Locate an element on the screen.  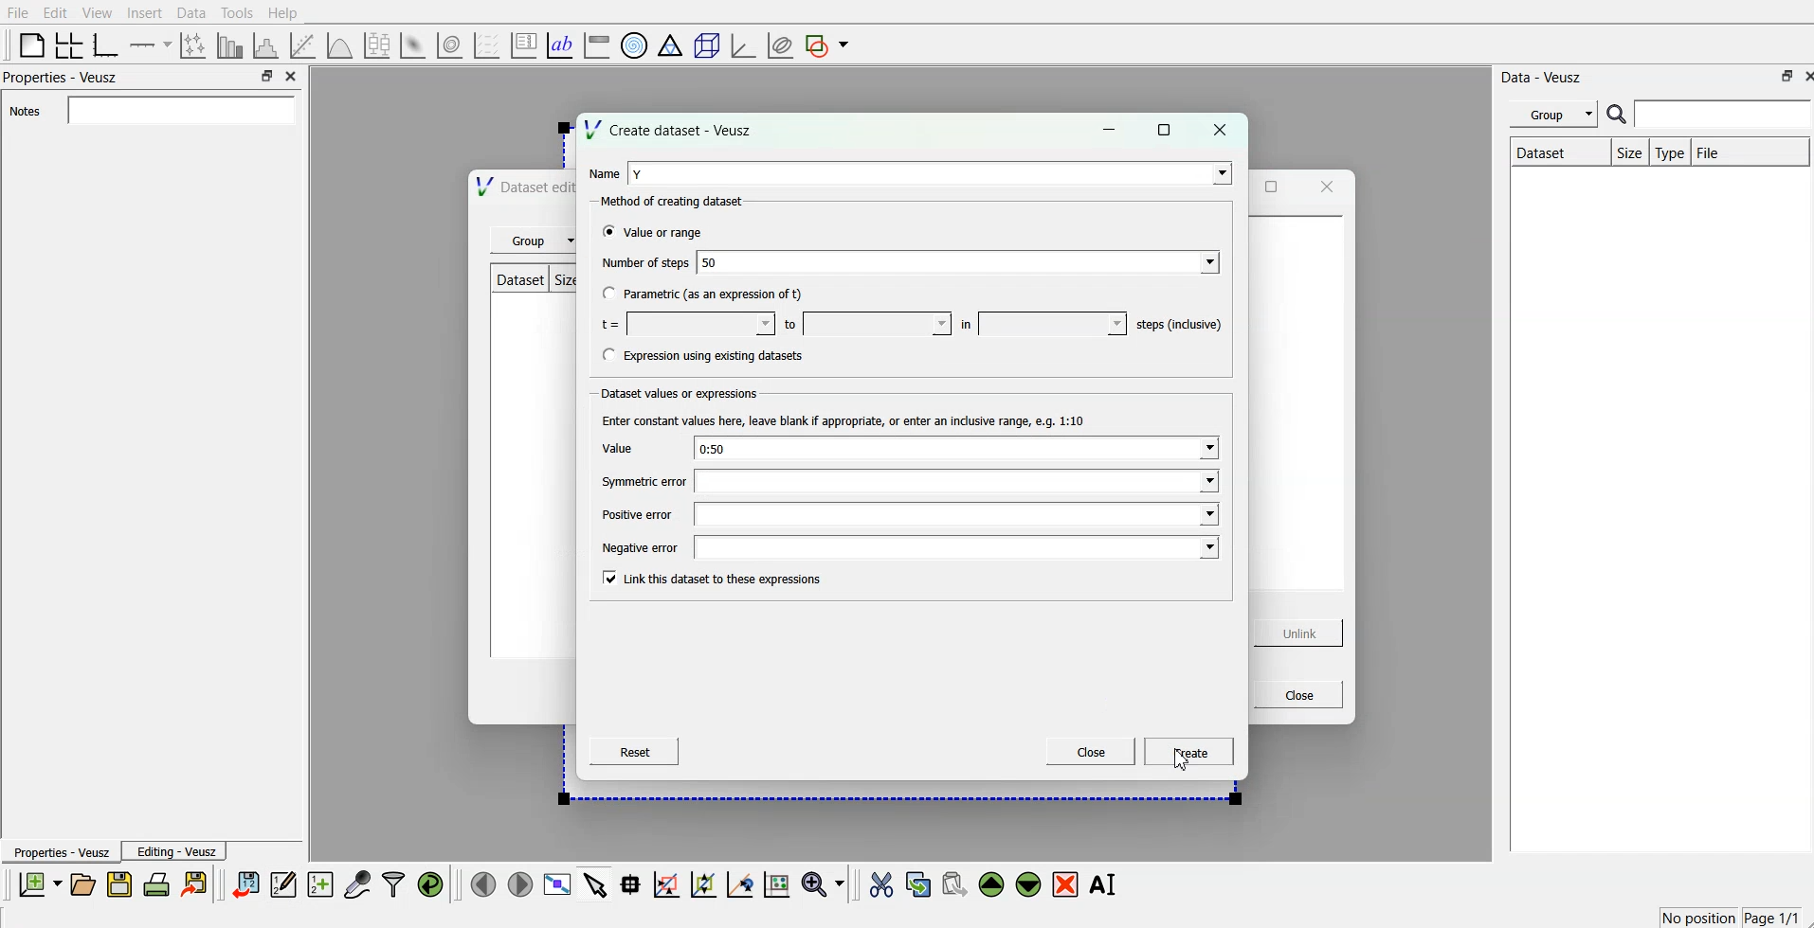
Group  is located at coordinates (1555, 114).